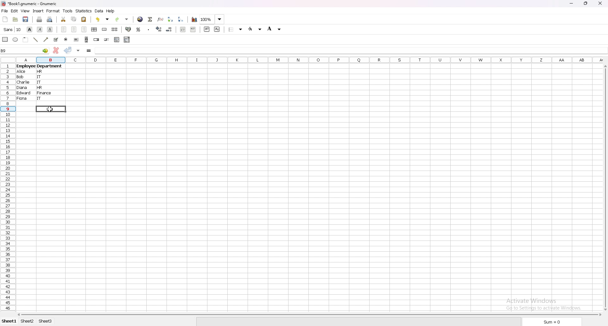 The image size is (608, 326). Describe the element at coordinates (40, 99) in the screenshot. I see `it` at that location.